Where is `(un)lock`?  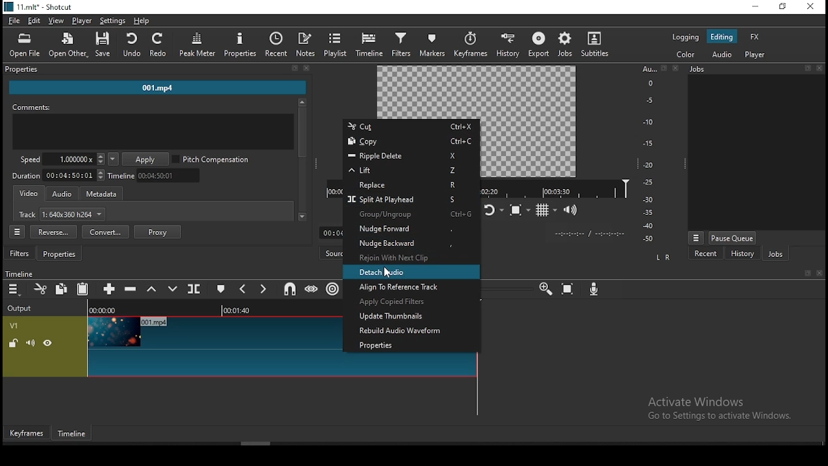 (un)lock is located at coordinates (14, 342).